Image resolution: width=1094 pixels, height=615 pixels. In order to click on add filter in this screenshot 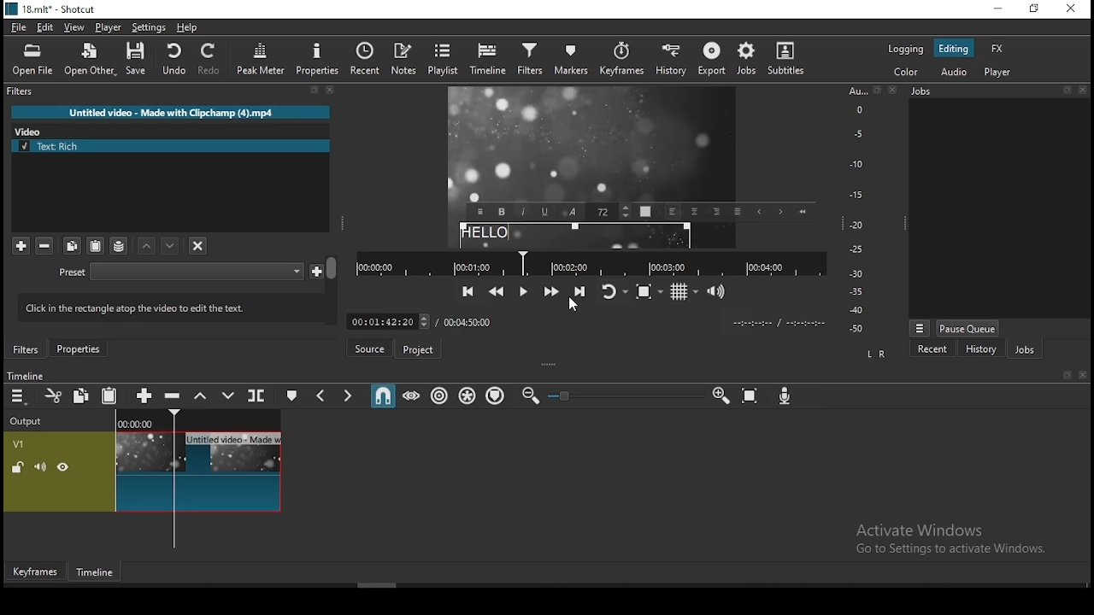, I will do `click(21, 246)`.